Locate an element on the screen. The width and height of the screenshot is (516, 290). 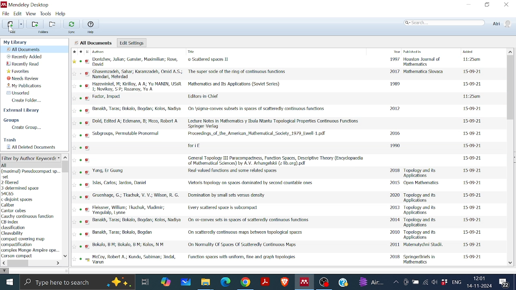
Add is located at coordinates (10, 24).